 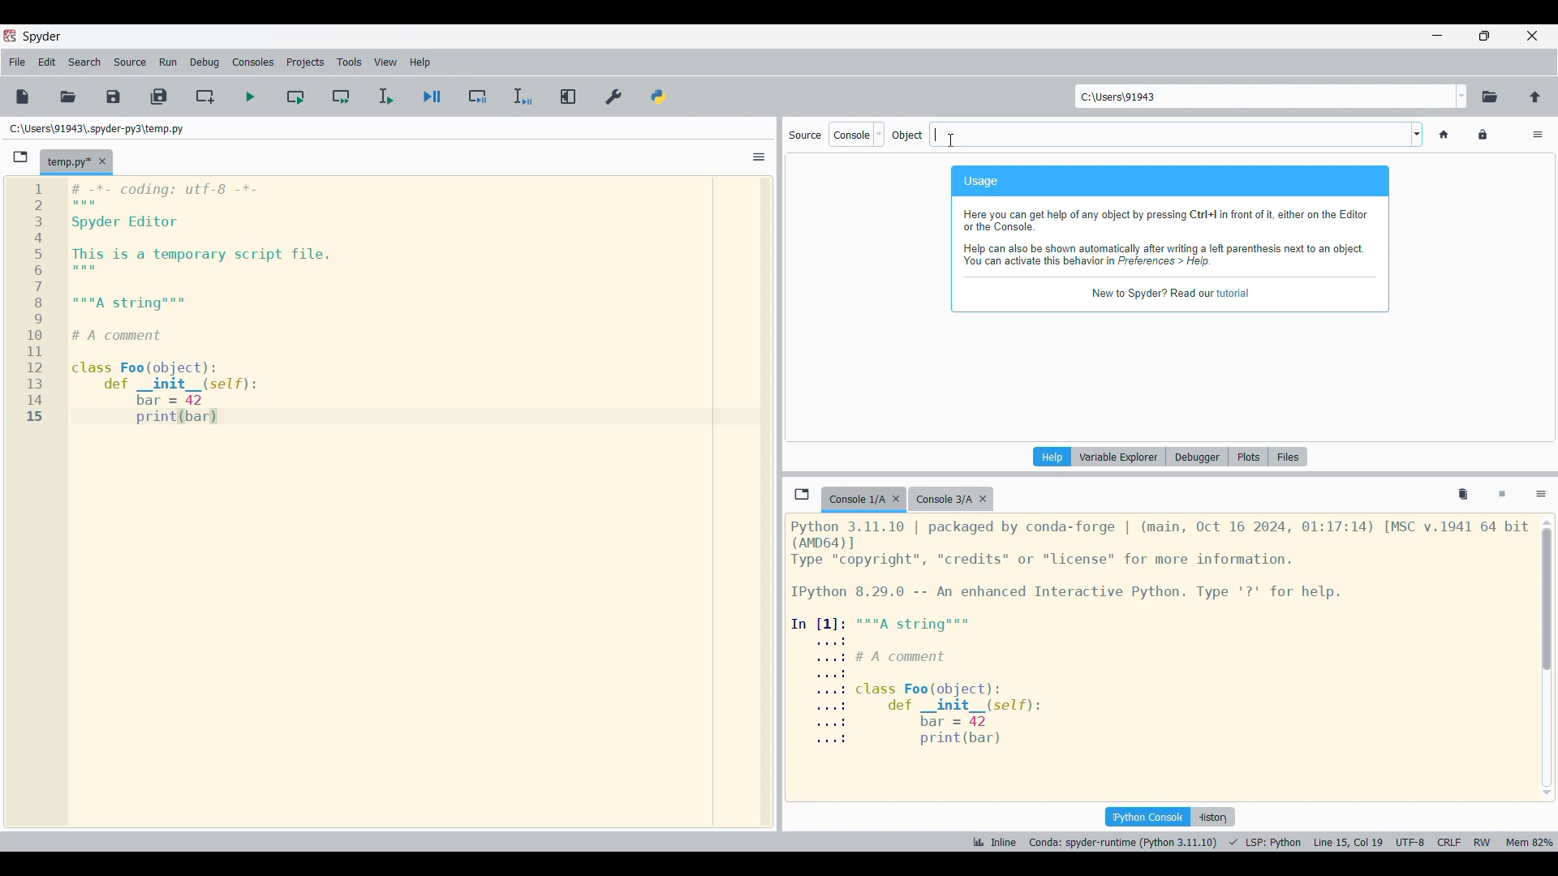 What do you see at coordinates (1049, 457) in the screenshot?
I see `Help` at bounding box center [1049, 457].